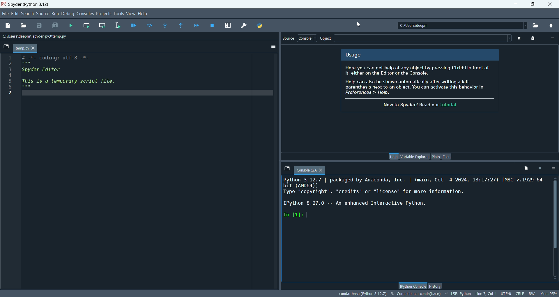 The width and height of the screenshot is (559, 297). I want to click on tools, so click(119, 14).